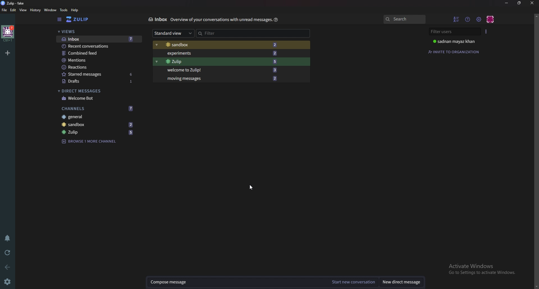  What do you see at coordinates (77, 19) in the screenshot?
I see `home view` at bounding box center [77, 19].